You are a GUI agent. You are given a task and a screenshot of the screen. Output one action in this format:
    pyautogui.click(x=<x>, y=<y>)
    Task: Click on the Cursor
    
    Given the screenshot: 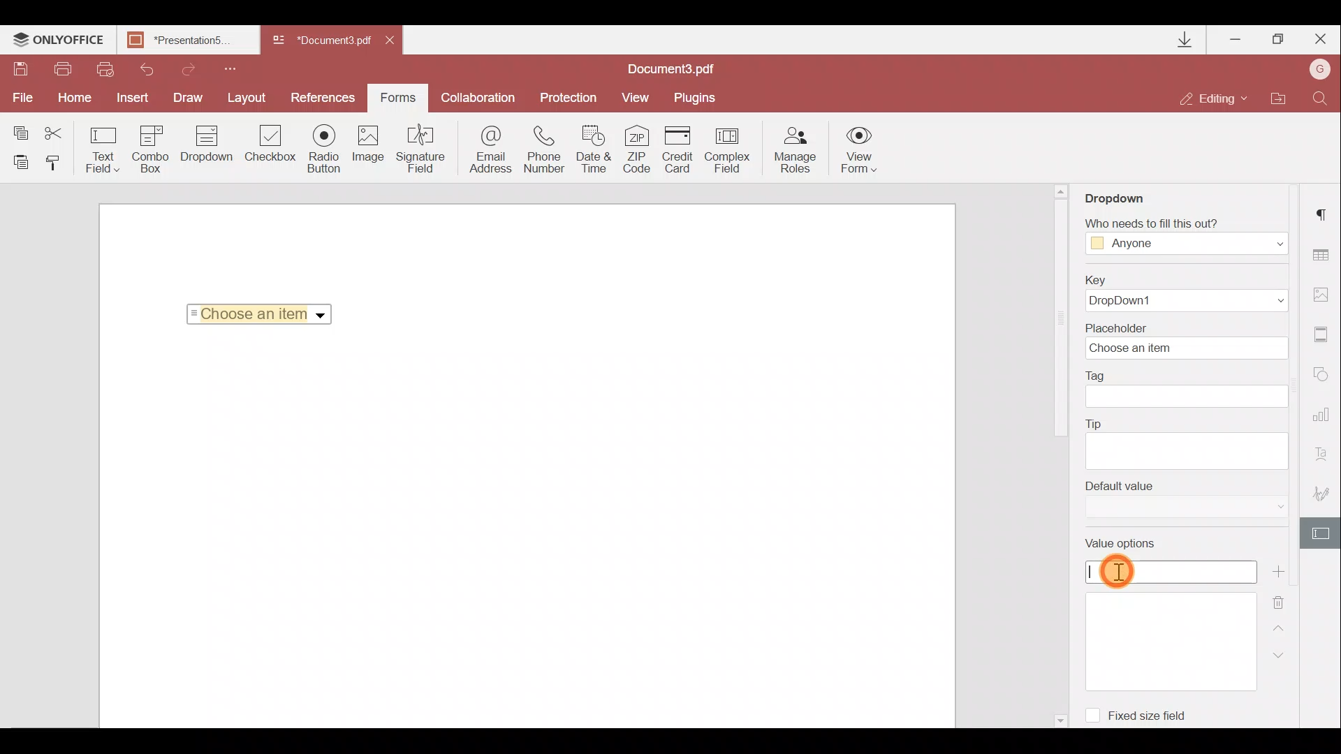 What is the action you would take?
    pyautogui.click(x=1118, y=568)
    